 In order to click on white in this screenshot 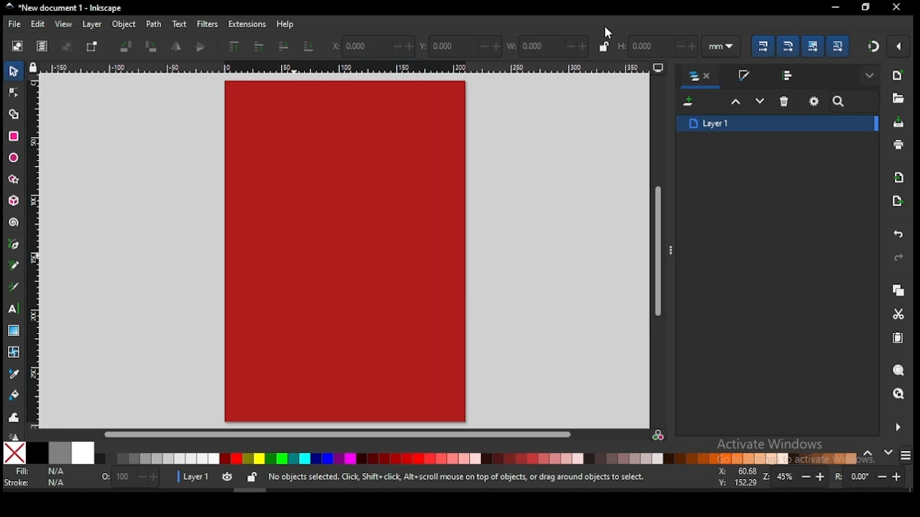, I will do `click(83, 452)`.